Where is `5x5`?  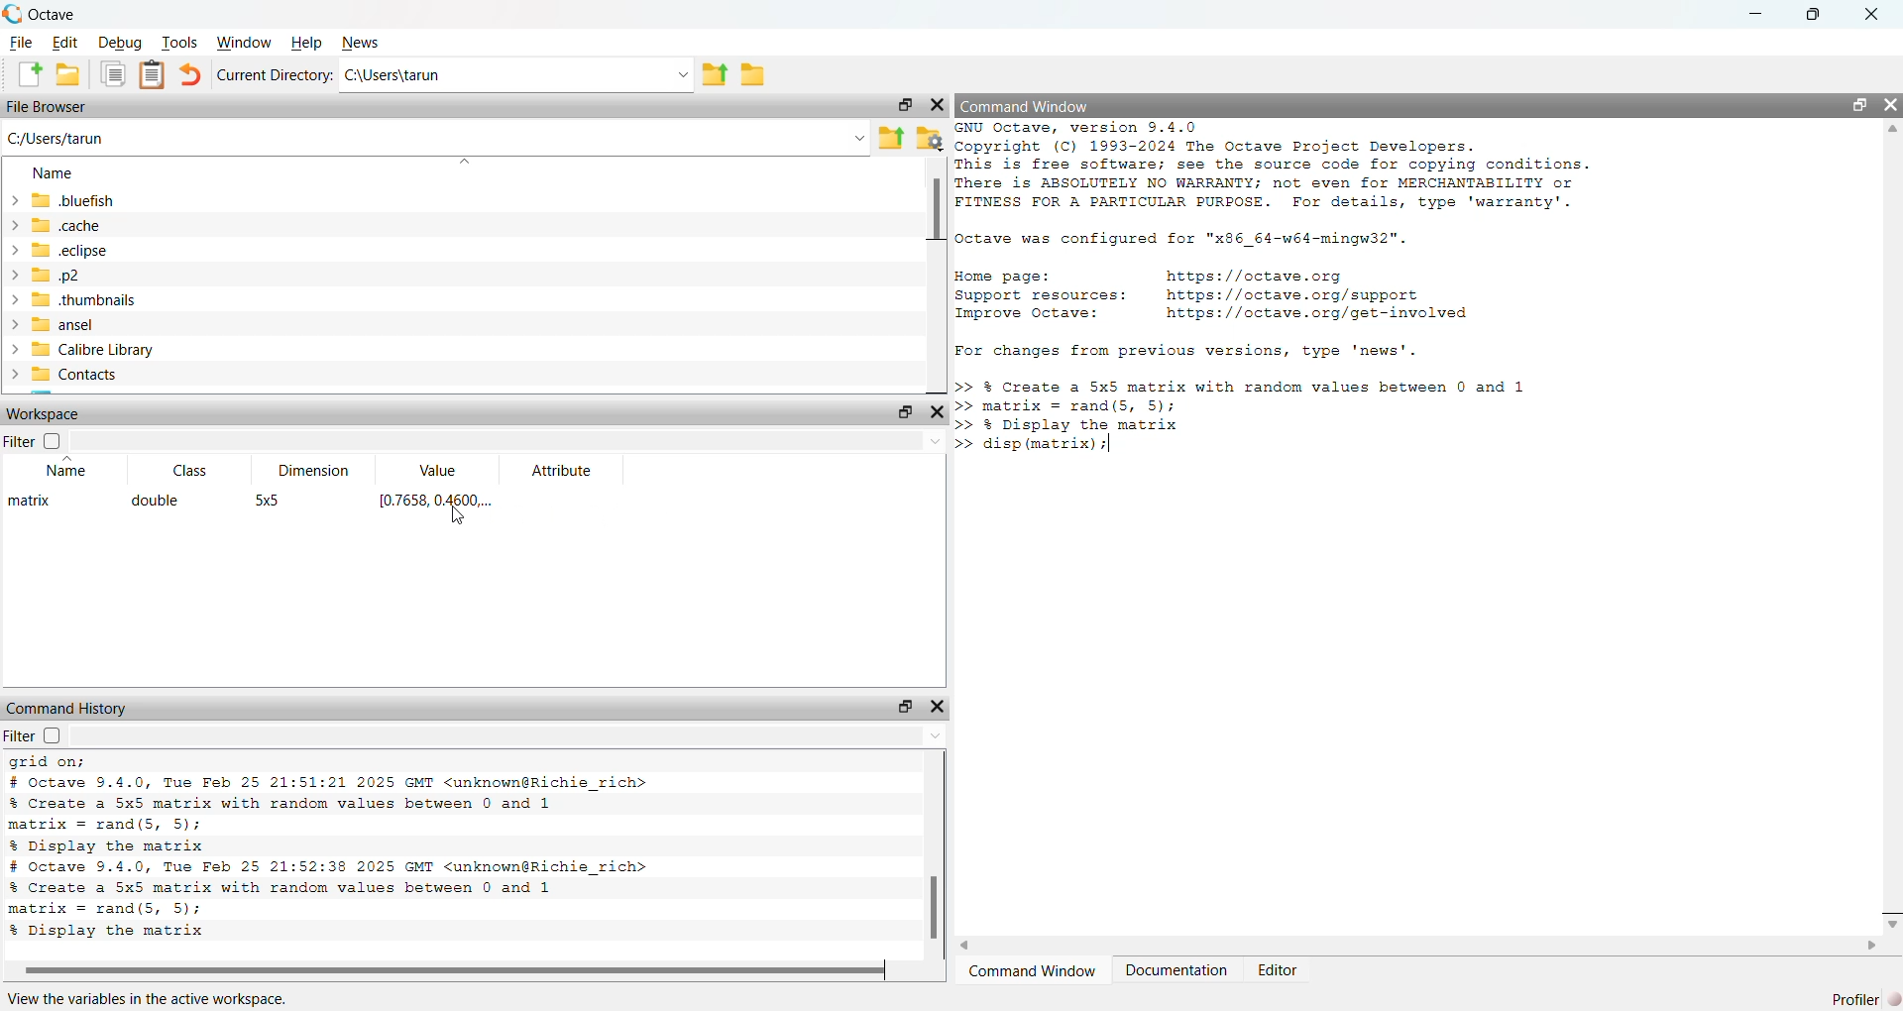 5x5 is located at coordinates (272, 502).